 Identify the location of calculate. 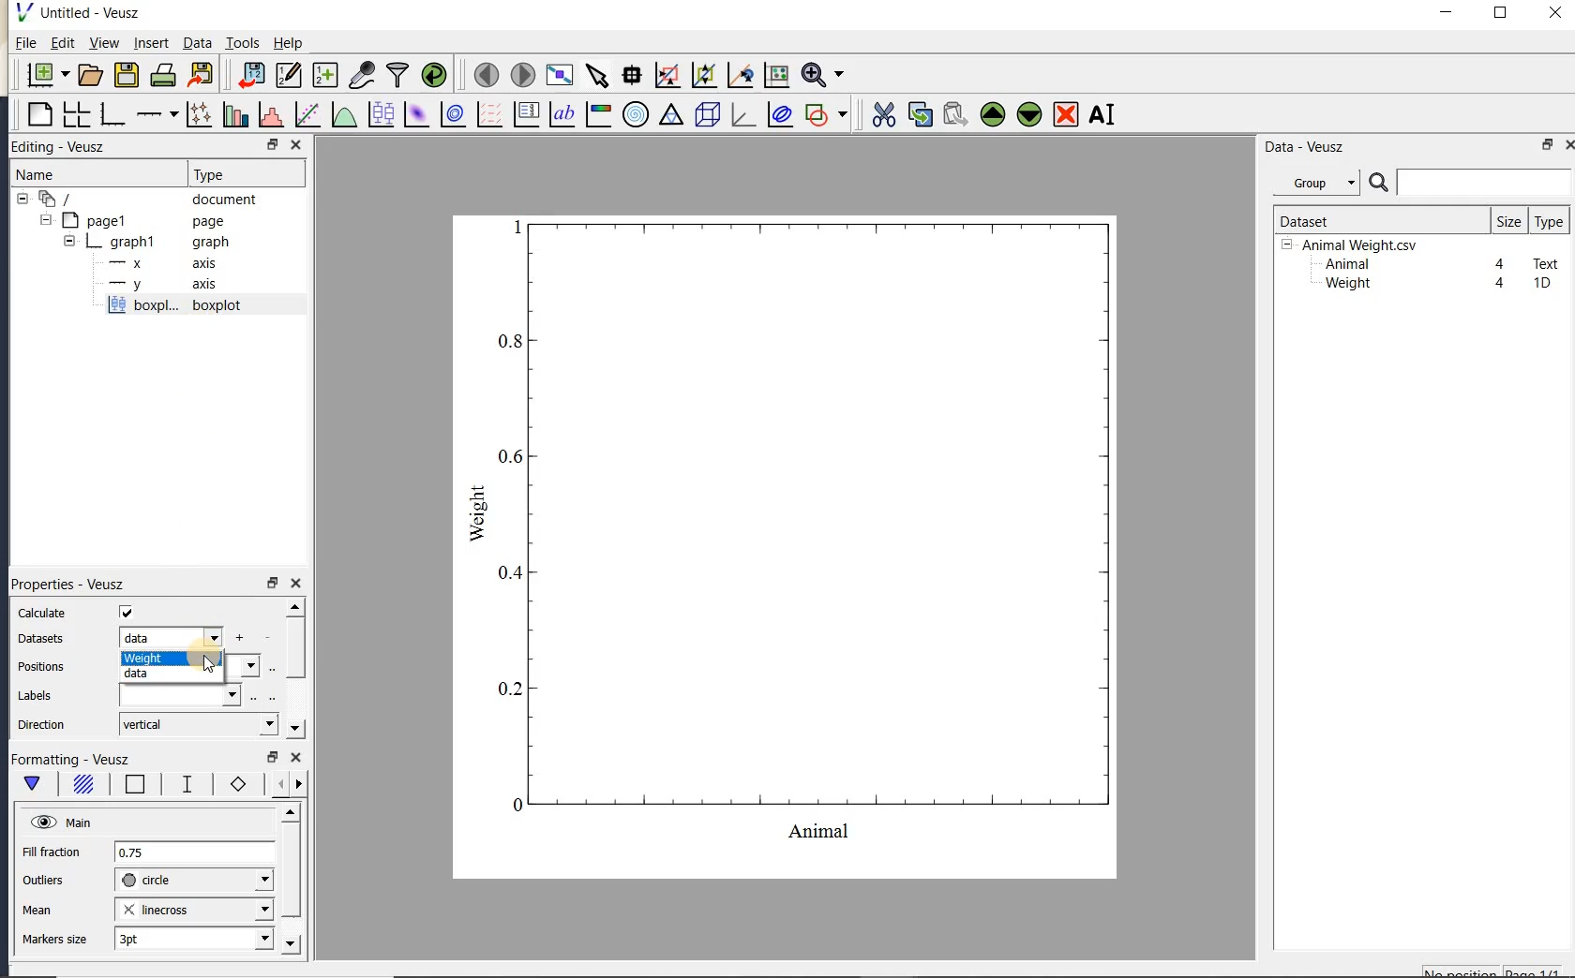
(43, 614).